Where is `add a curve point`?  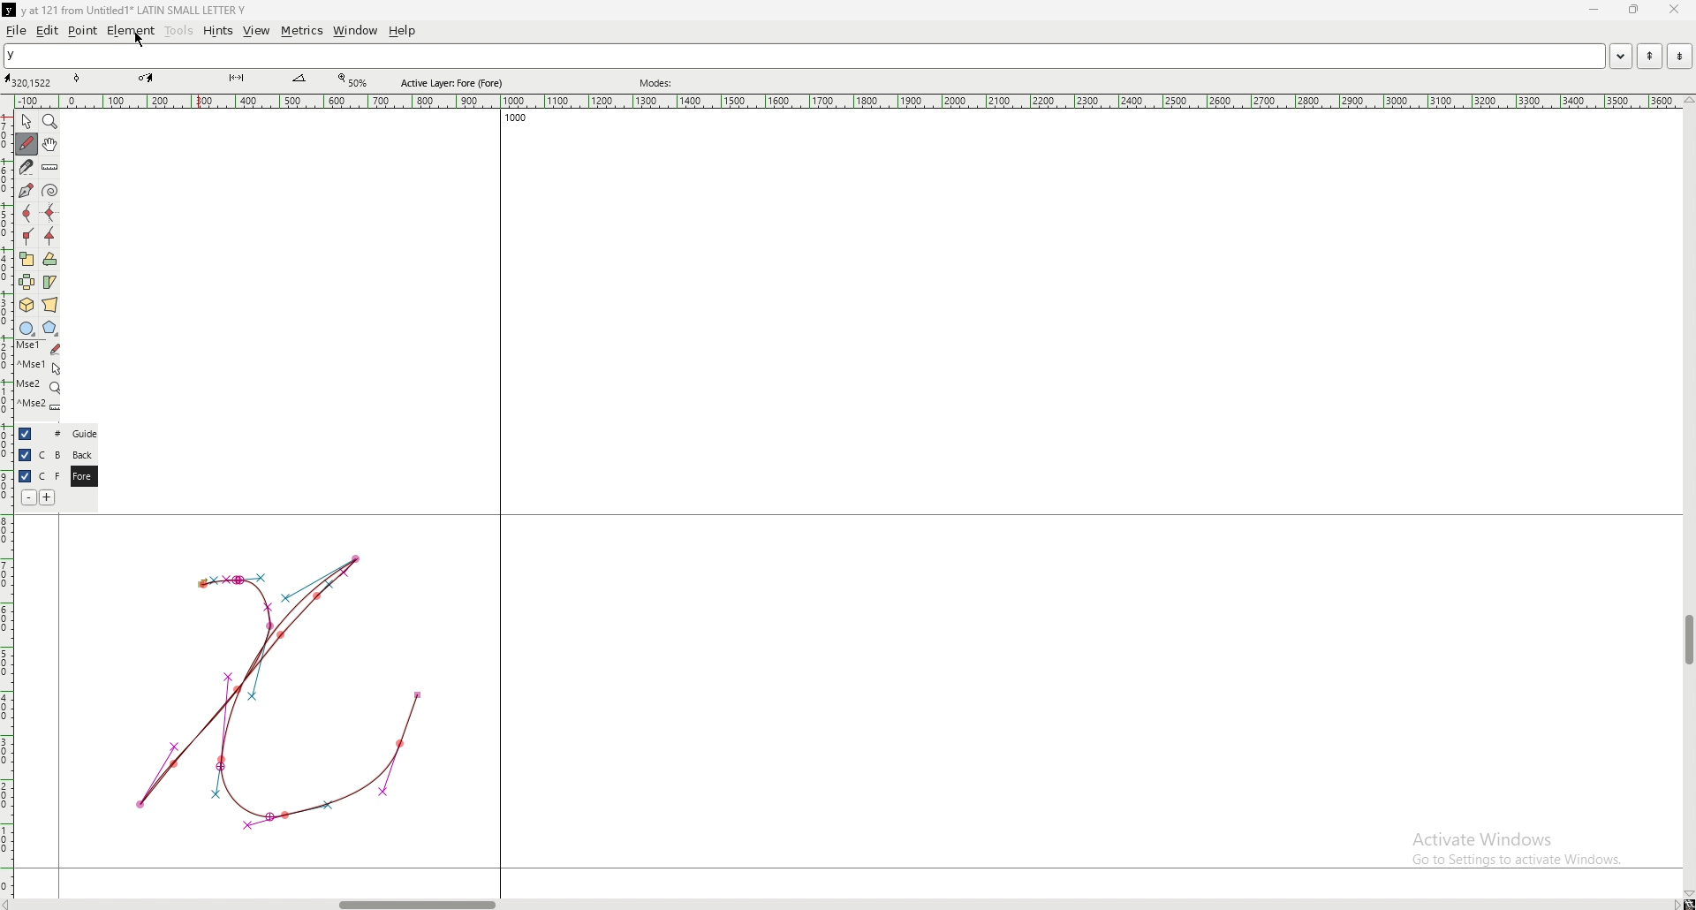 add a curve point is located at coordinates (26, 214).